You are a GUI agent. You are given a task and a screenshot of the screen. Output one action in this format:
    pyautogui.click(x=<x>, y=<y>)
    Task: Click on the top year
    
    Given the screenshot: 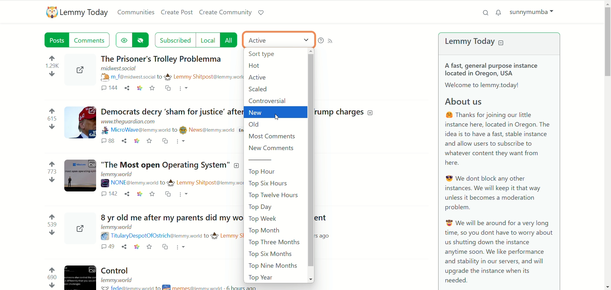 What is the action you would take?
    pyautogui.click(x=260, y=278)
    